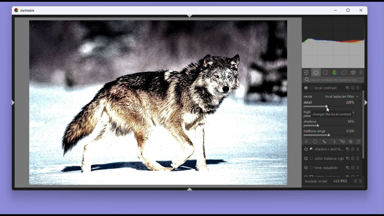  Describe the element at coordinates (189, 189) in the screenshot. I see `shift+ctrl+b` at that location.